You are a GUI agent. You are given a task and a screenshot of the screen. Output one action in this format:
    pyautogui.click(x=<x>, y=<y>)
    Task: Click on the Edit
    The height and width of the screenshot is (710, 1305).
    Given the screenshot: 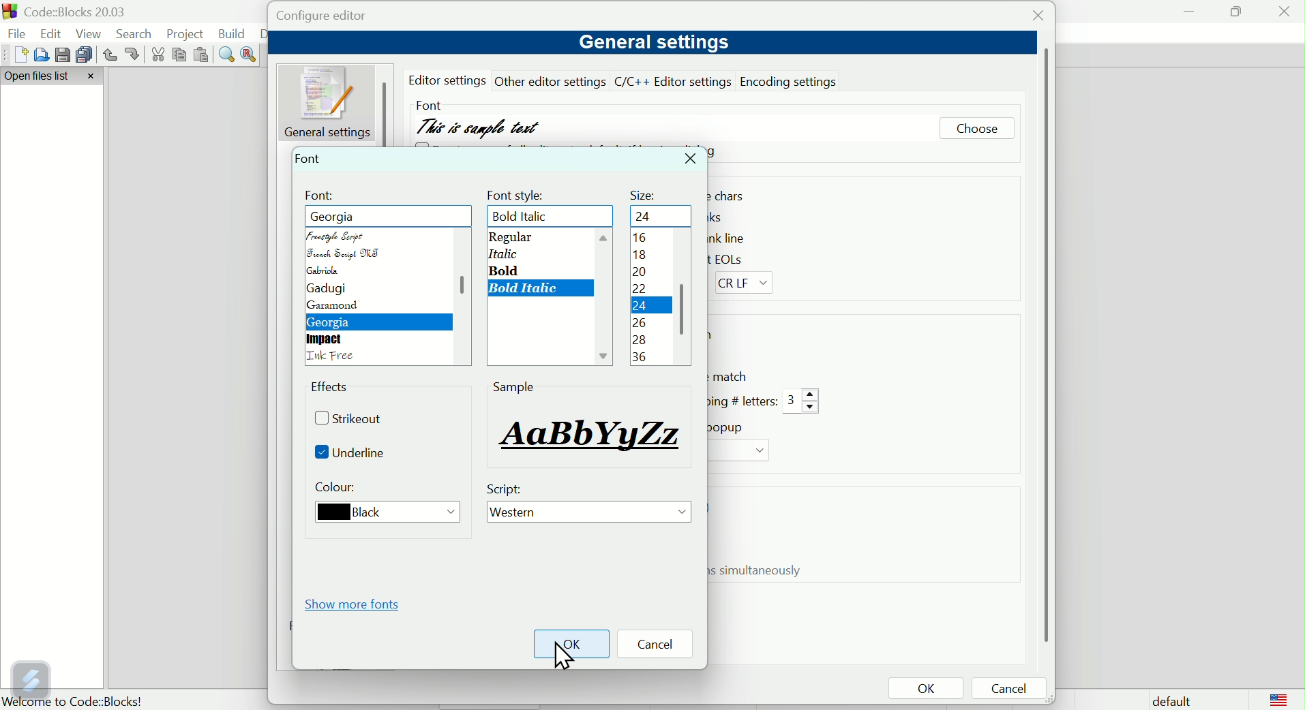 What is the action you would take?
    pyautogui.click(x=52, y=32)
    